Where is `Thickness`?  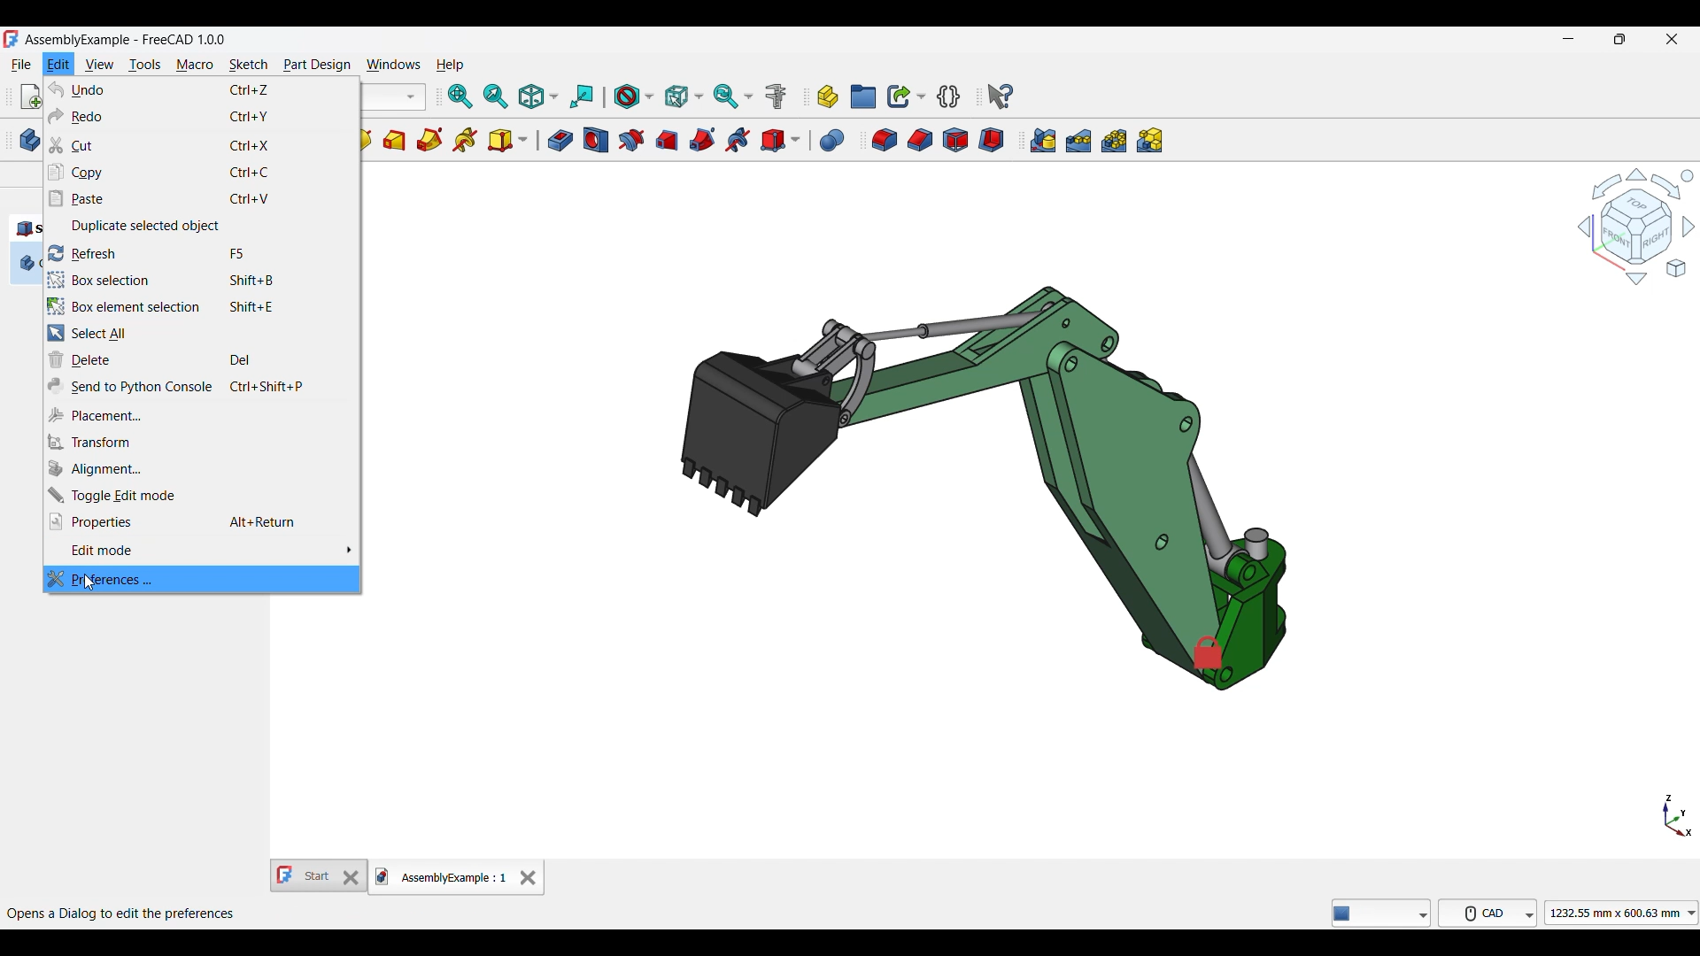 Thickness is located at coordinates (991, 140).